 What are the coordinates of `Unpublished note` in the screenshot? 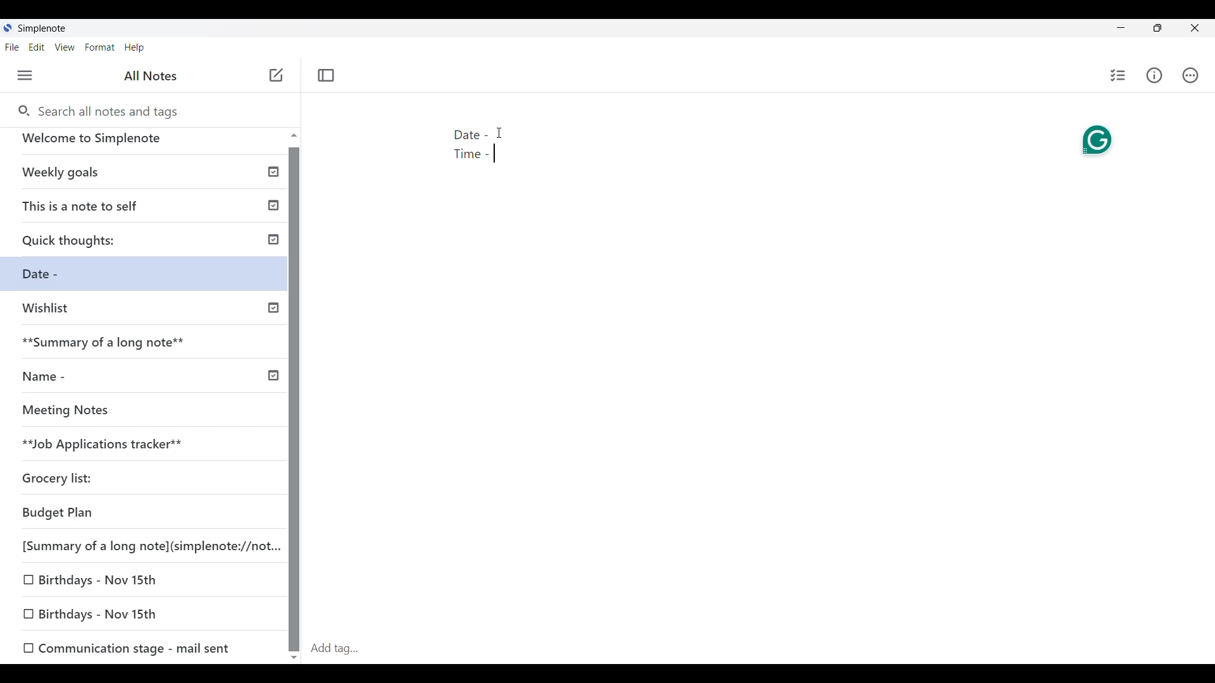 It's located at (146, 544).